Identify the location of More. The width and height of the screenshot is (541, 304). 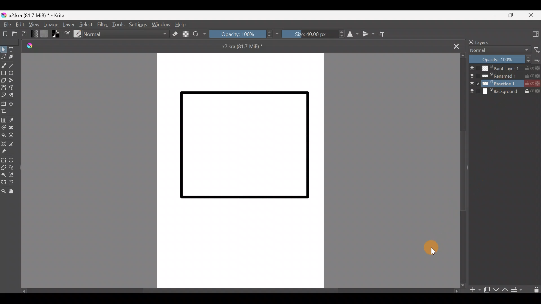
(536, 60).